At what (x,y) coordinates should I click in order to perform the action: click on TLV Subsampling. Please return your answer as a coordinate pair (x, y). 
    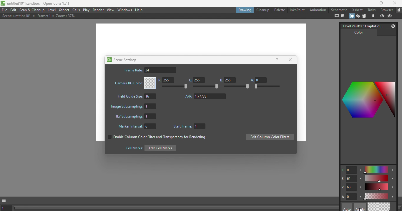
    Looking at the image, I should click on (135, 117).